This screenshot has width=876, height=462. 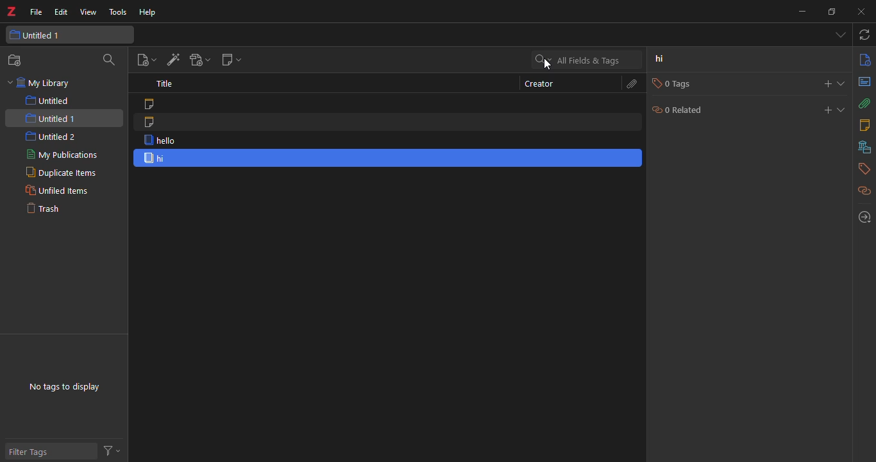 I want to click on untitled 1, so click(x=53, y=118).